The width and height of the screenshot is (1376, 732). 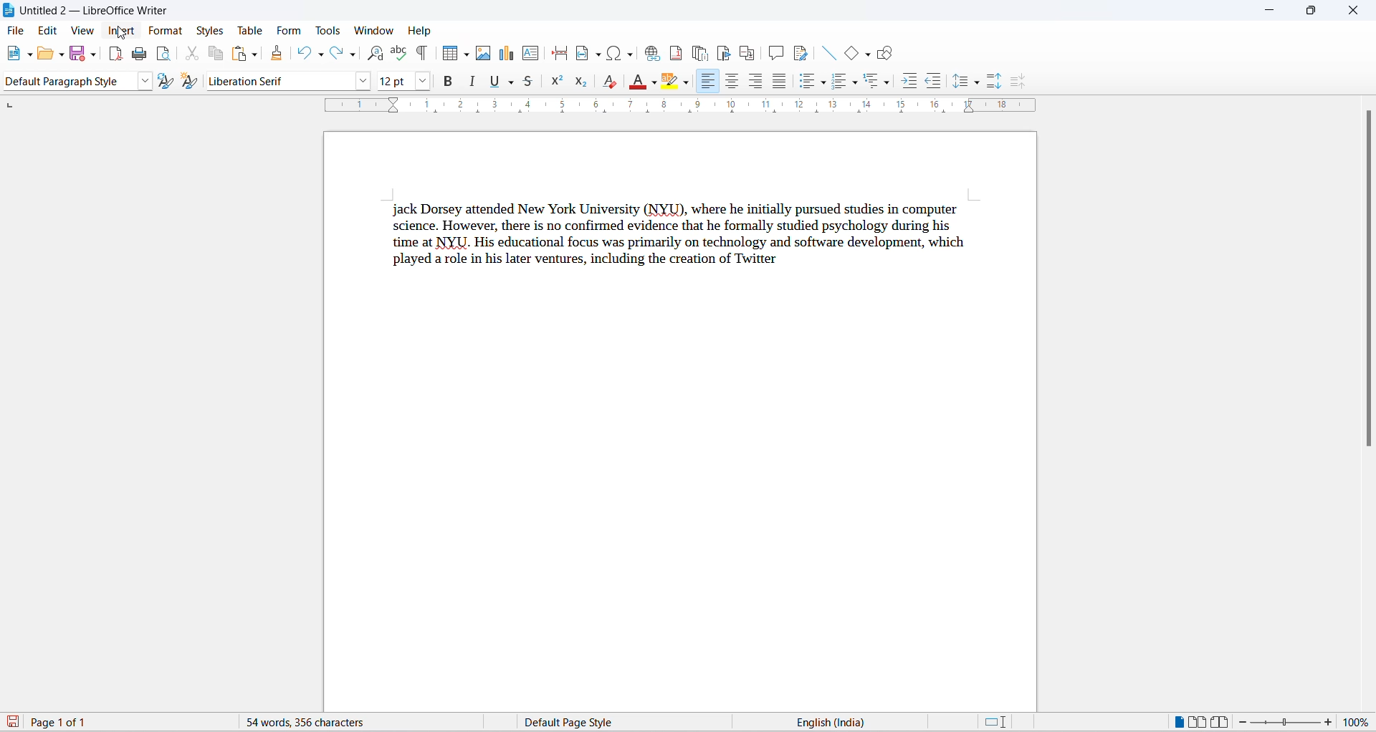 What do you see at coordinates (708, 80) in the screenshot?
I see `text align left` at bounding box center [708, 80].